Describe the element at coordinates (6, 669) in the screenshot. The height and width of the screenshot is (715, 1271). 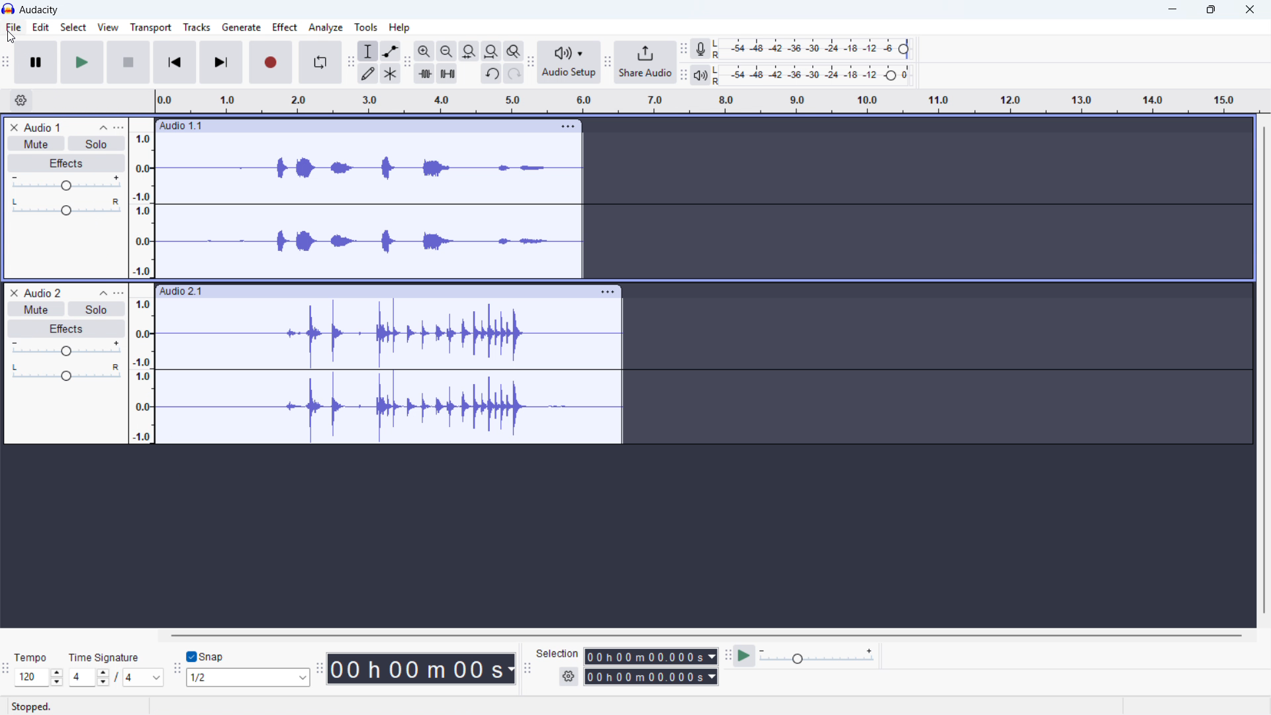
I see `time signature toolbar` at that location.